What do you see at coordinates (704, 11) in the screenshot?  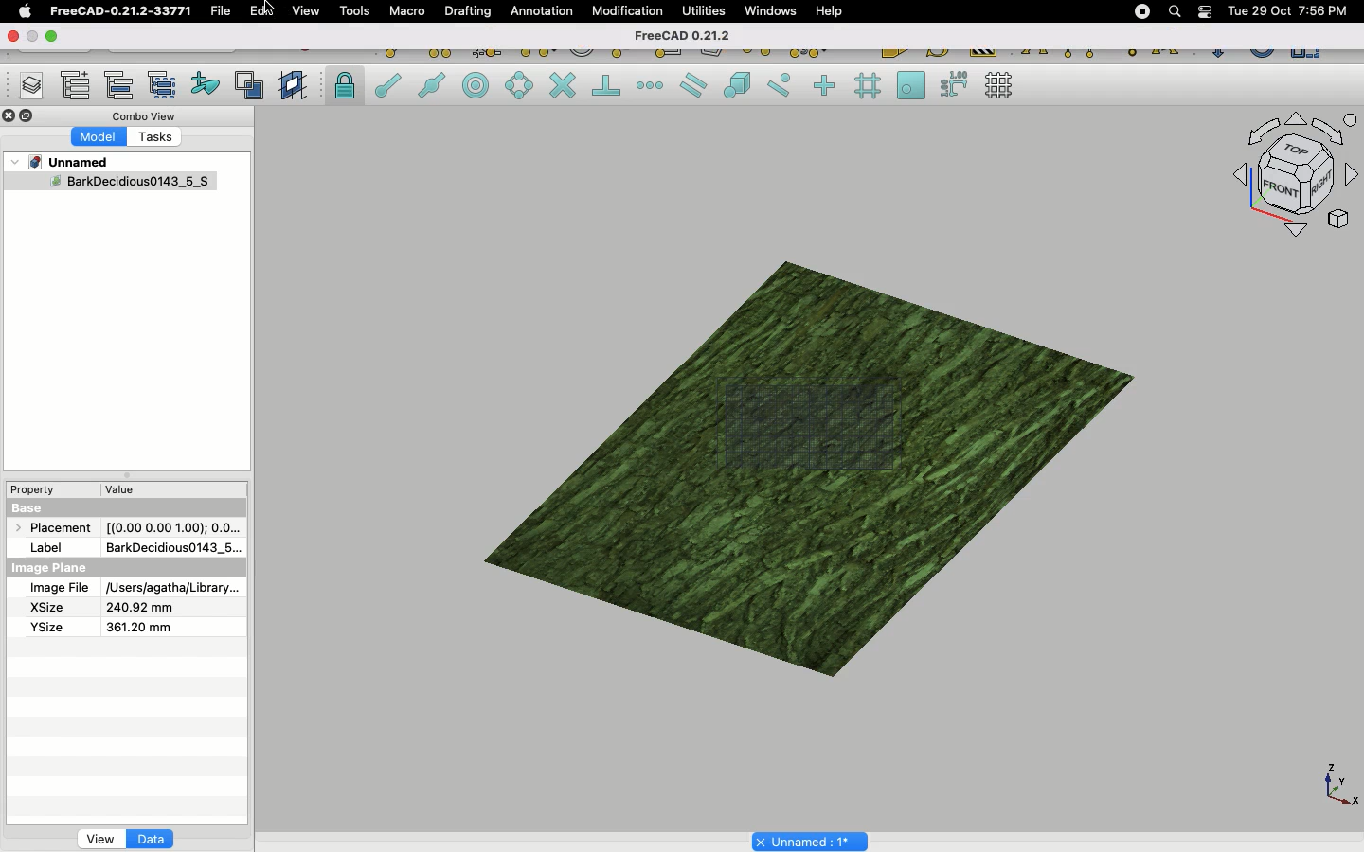 I see `Utilities` at bounding box center [704, 11].